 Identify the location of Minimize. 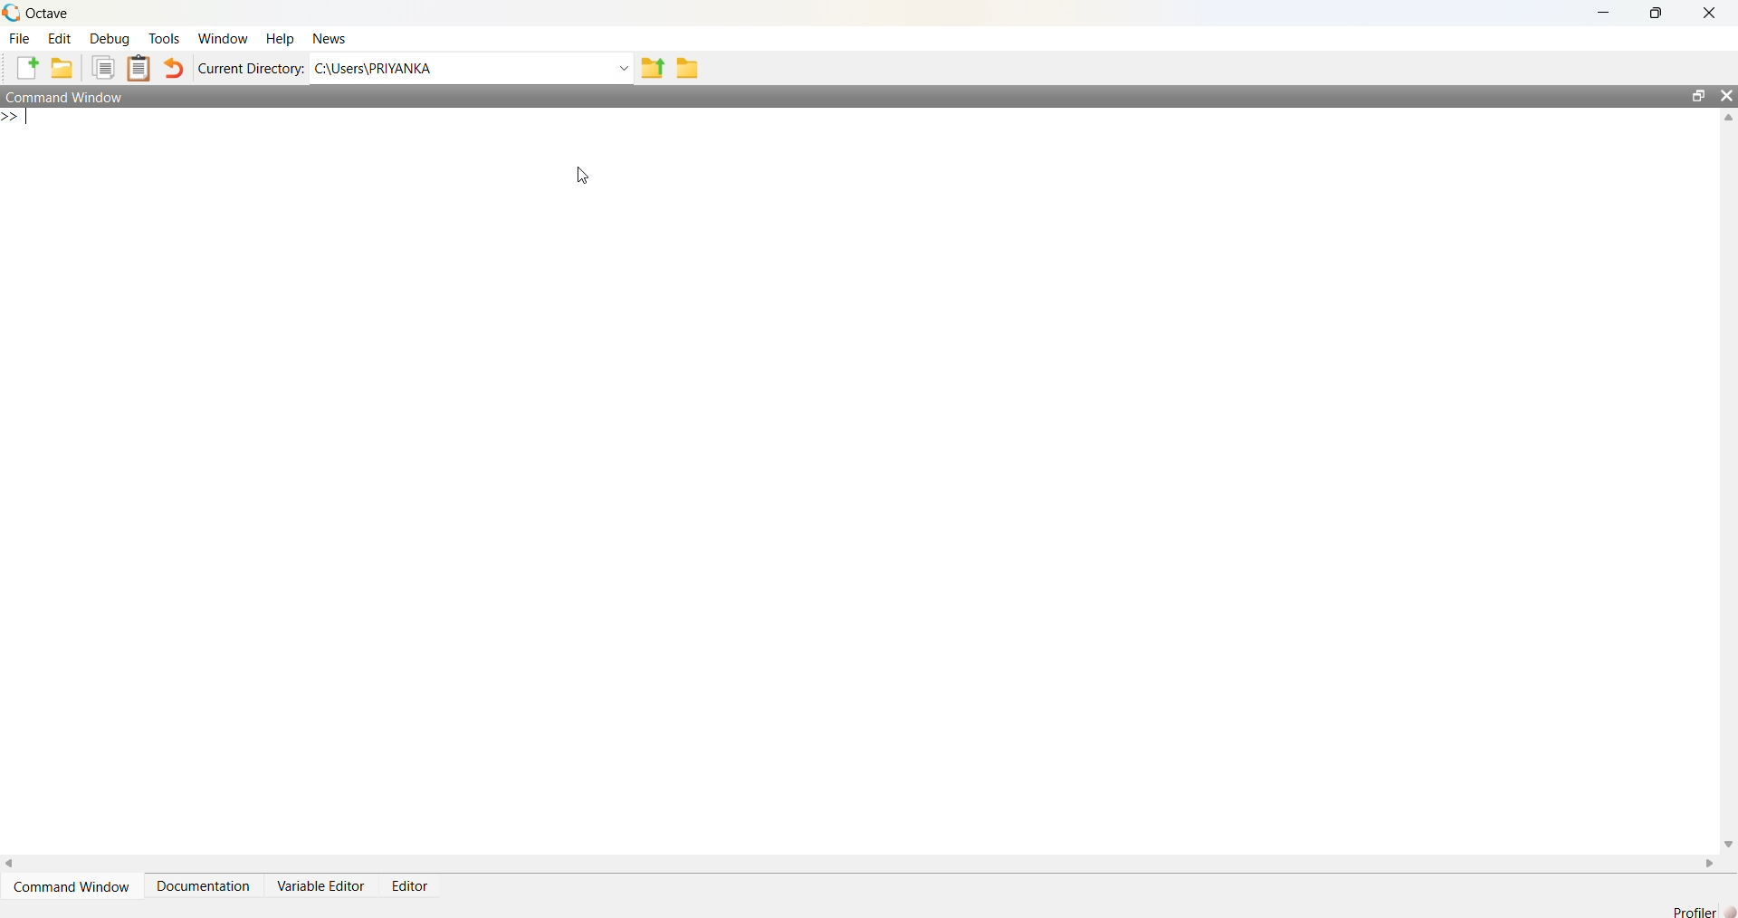
(1602, 13).